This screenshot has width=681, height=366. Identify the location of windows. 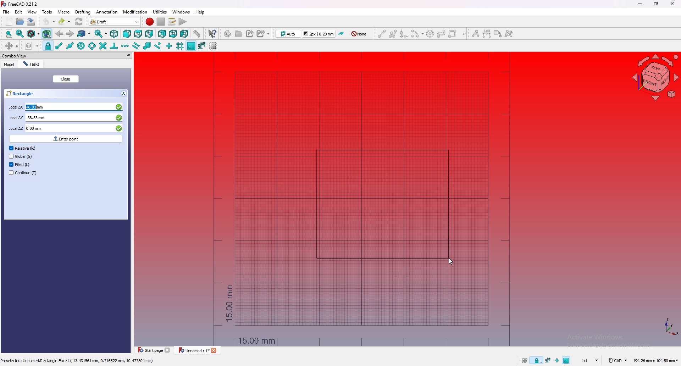
(181, 12).